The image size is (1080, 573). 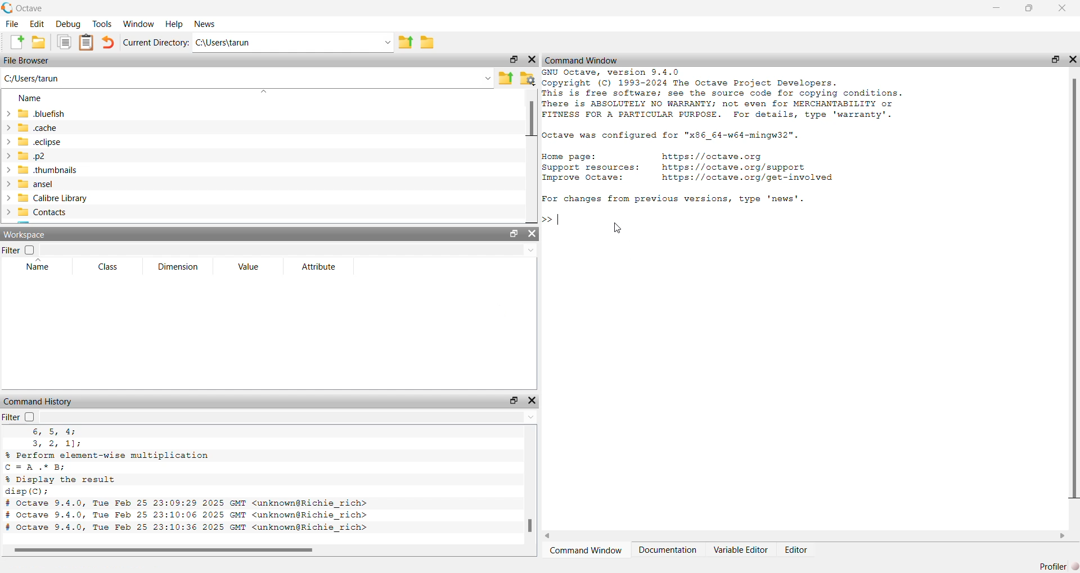 What do you see at coordinates (181, 267) in the screenshot?
I see `Dimension` at bounding box center [181, 267].